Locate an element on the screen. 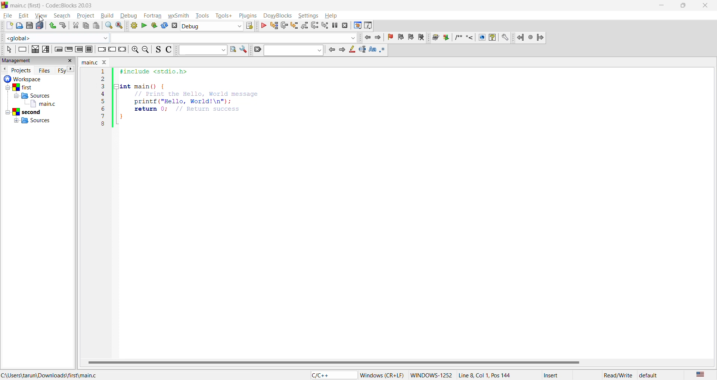 The height and width of the screenshot is (380, 717). clear bookmarks is located at coordinates (421, 37).